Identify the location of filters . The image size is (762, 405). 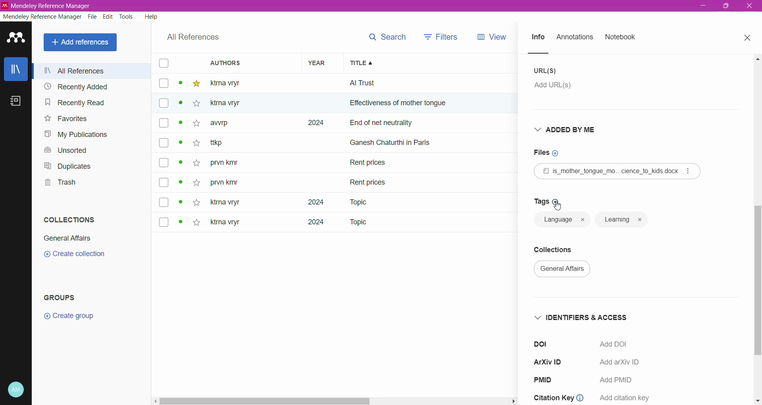
(441, 36).